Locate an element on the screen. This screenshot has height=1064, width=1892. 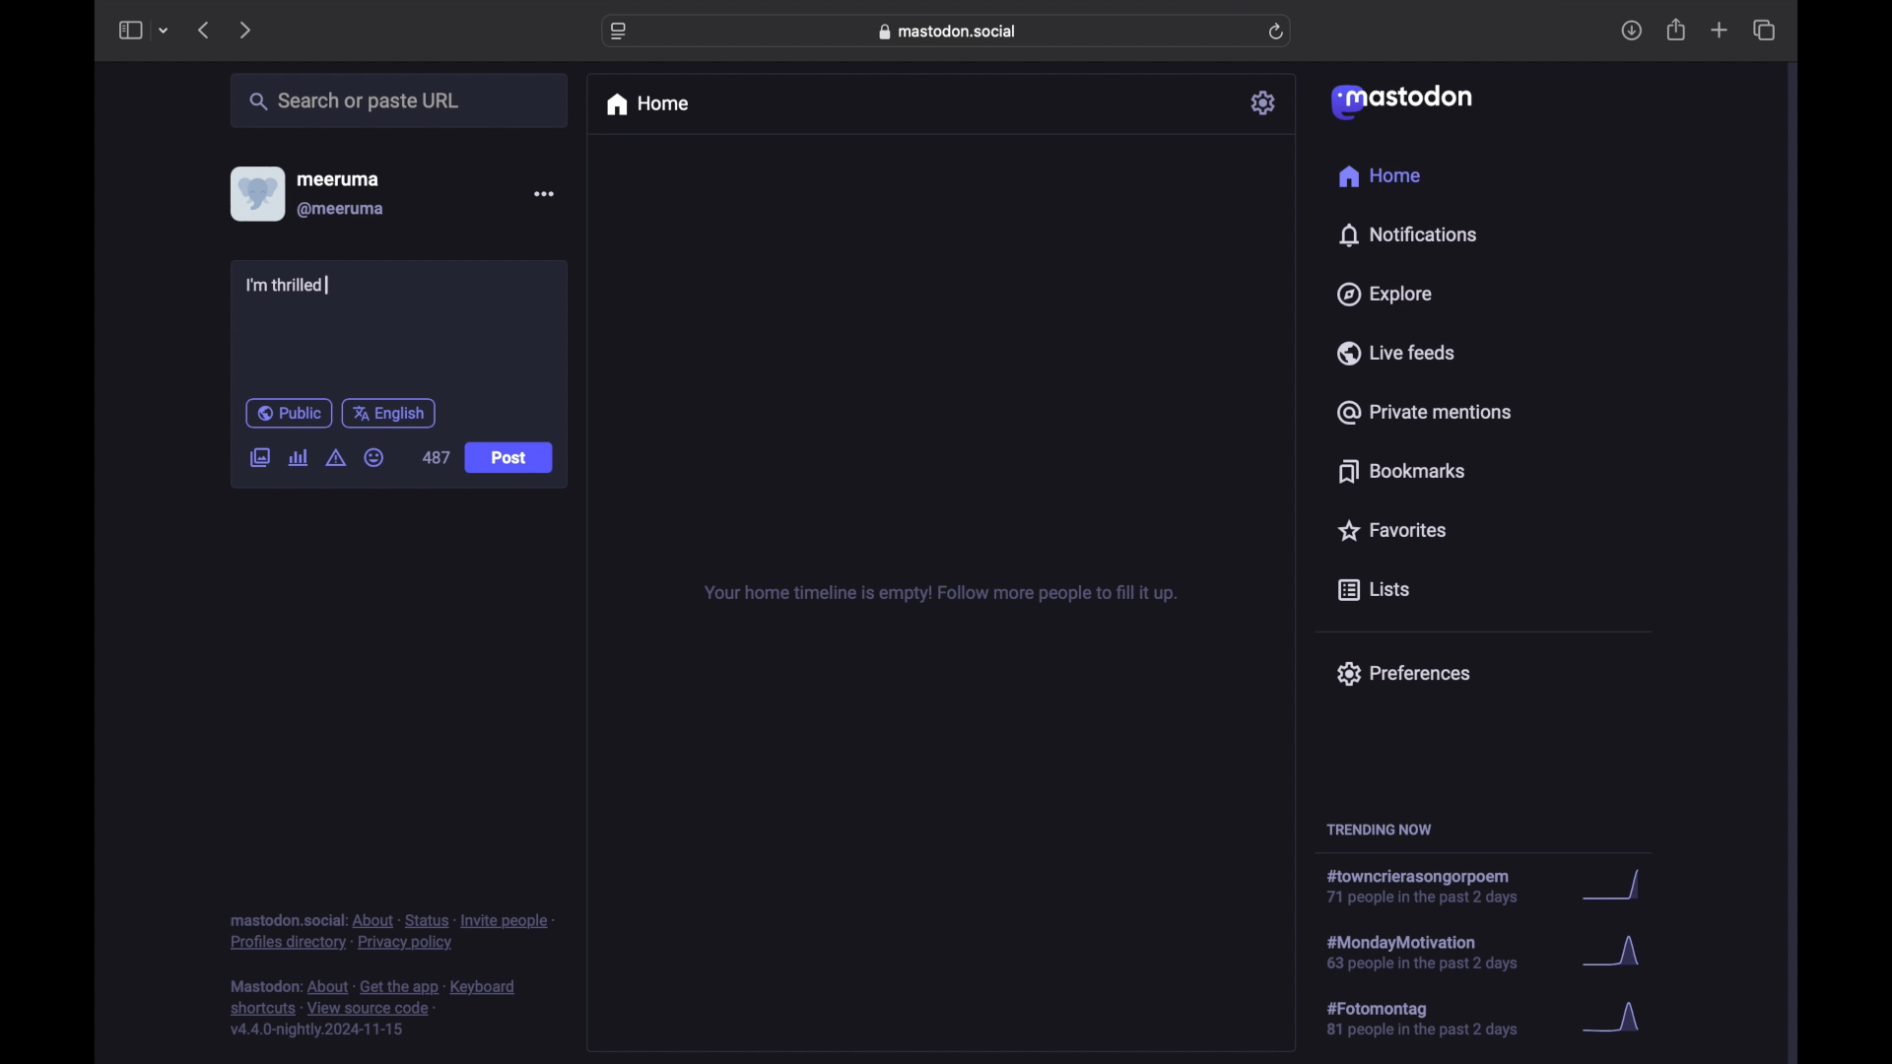
next is located at coordinates (244, 32).